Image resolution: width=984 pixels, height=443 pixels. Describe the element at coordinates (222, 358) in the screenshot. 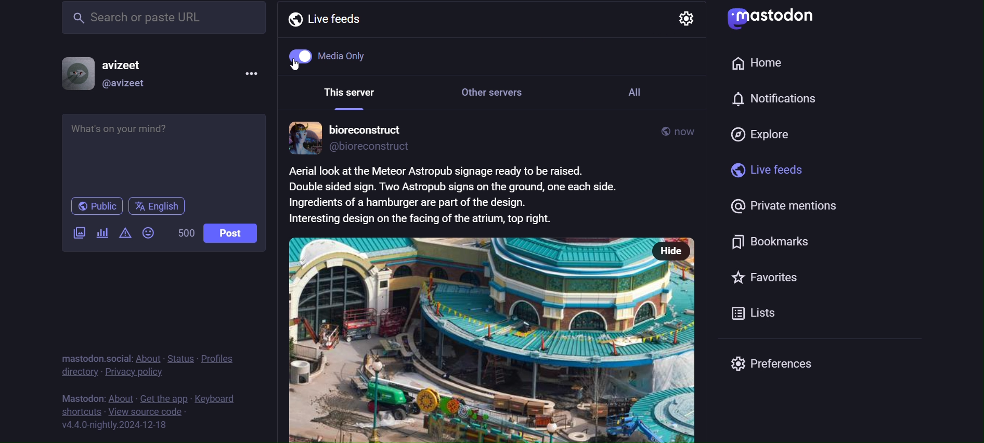

I see `profiles` at that location.